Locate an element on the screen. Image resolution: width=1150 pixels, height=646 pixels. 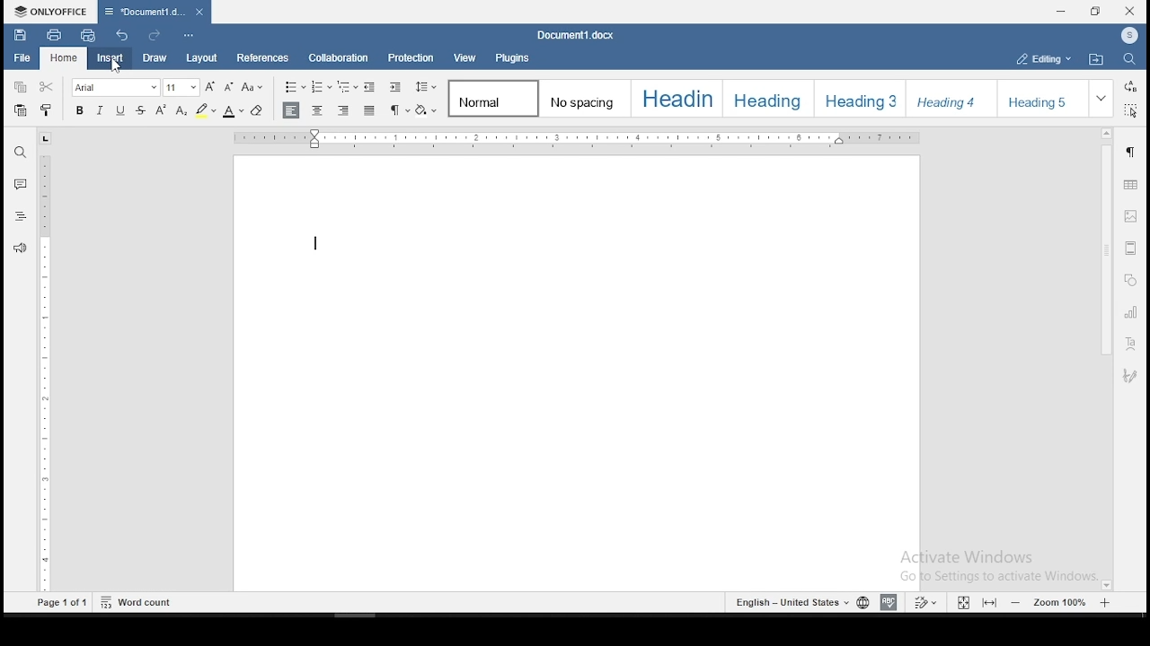
restore is located at coordinates (1095, 12).